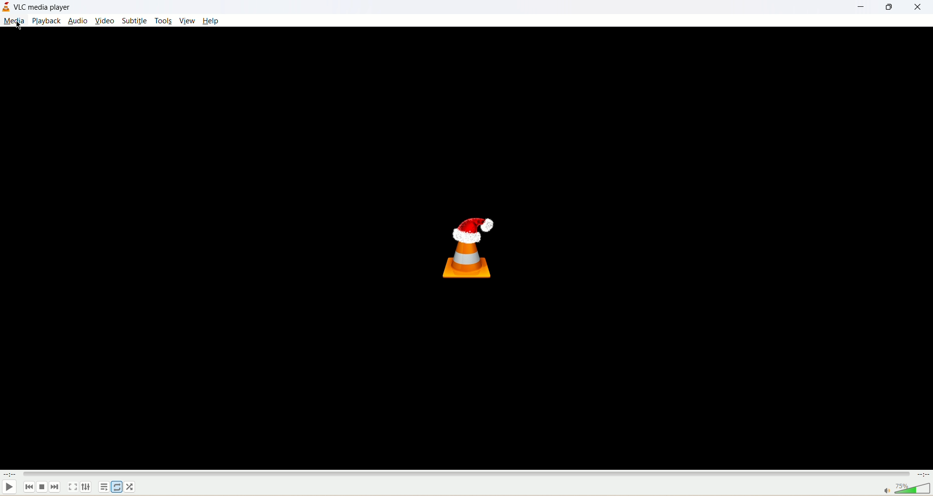 The width and height of the screenshot is (933, 496). What do you see at coordinates (47, 20) in the screenshot?
I see `playback` at bounding box center [47, 20].